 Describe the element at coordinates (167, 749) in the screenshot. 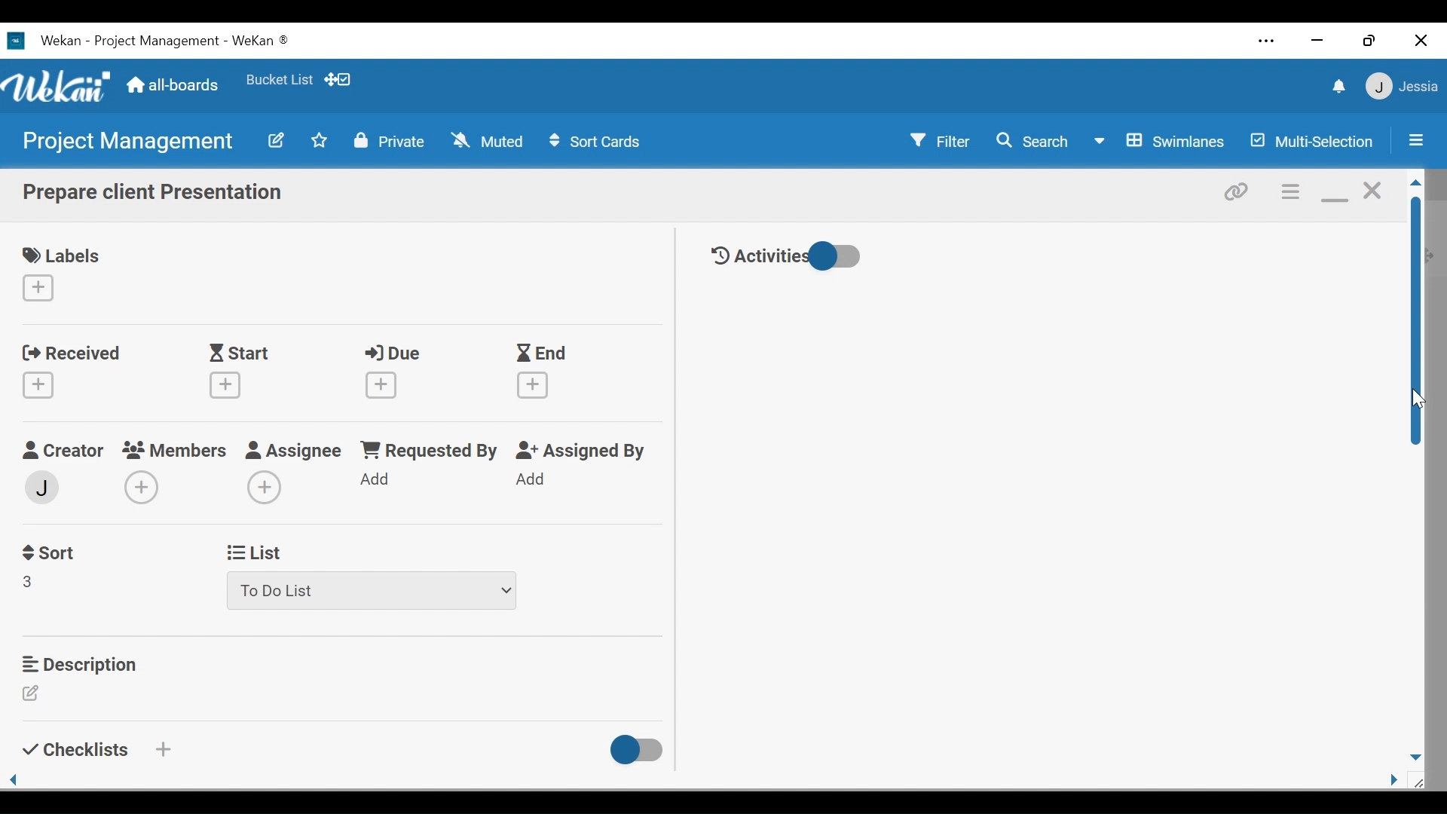

I see `Create a checklist` at that location.